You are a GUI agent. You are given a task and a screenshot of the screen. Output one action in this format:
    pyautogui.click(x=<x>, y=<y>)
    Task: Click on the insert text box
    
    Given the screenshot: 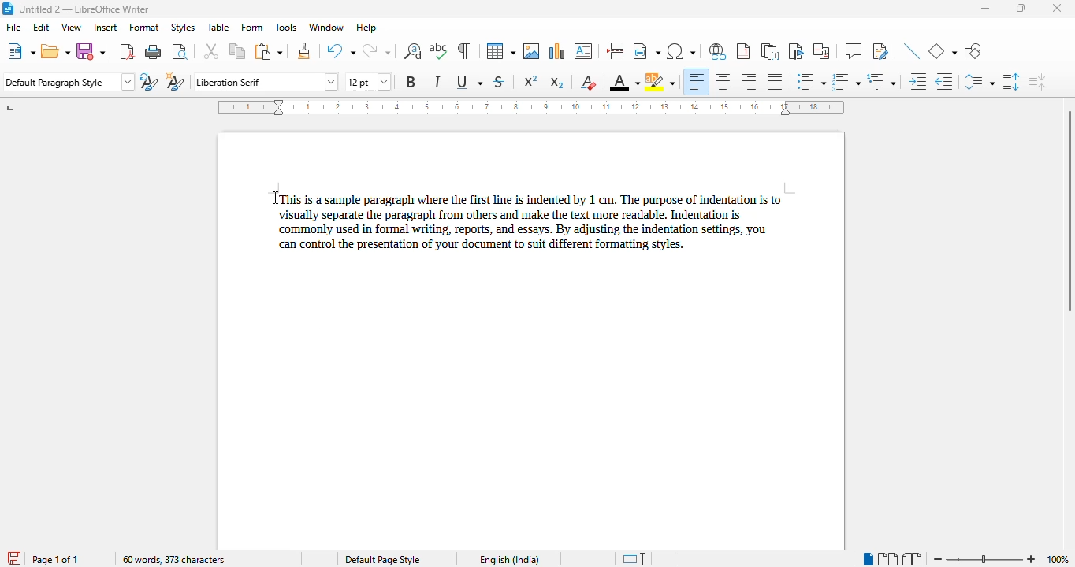 What is the action you would take?
    pyautogui.click(x=585, y=51)
    